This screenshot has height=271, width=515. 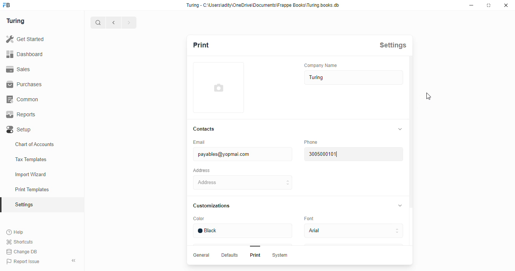 I want to click on ‘Customizations, so click(x=213, y=206).